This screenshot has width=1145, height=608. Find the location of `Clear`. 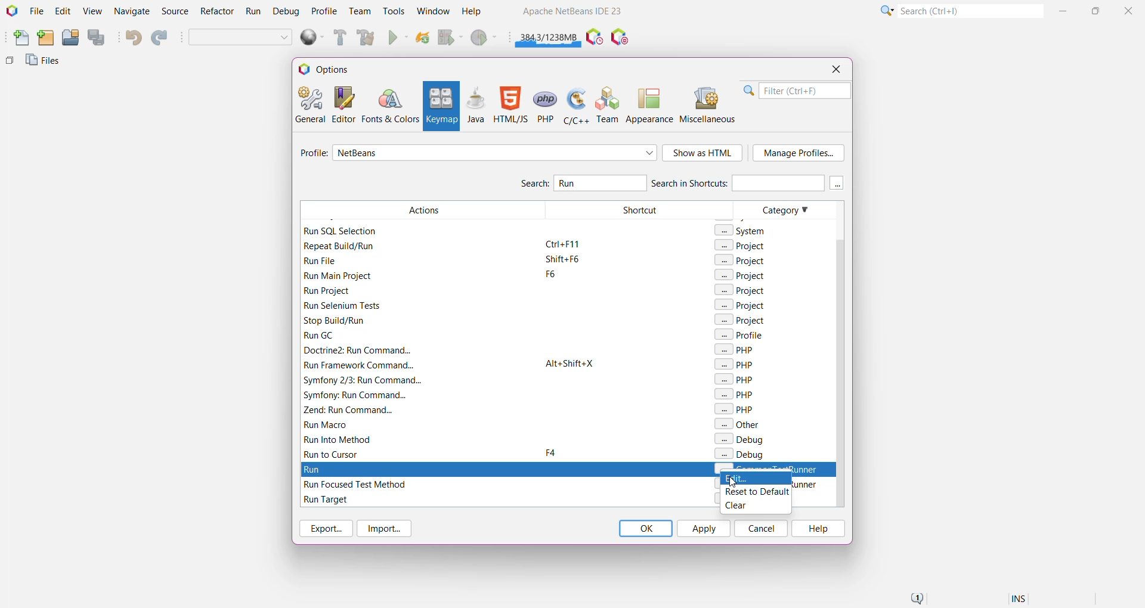

Clear is located at coordinates (755, 506).